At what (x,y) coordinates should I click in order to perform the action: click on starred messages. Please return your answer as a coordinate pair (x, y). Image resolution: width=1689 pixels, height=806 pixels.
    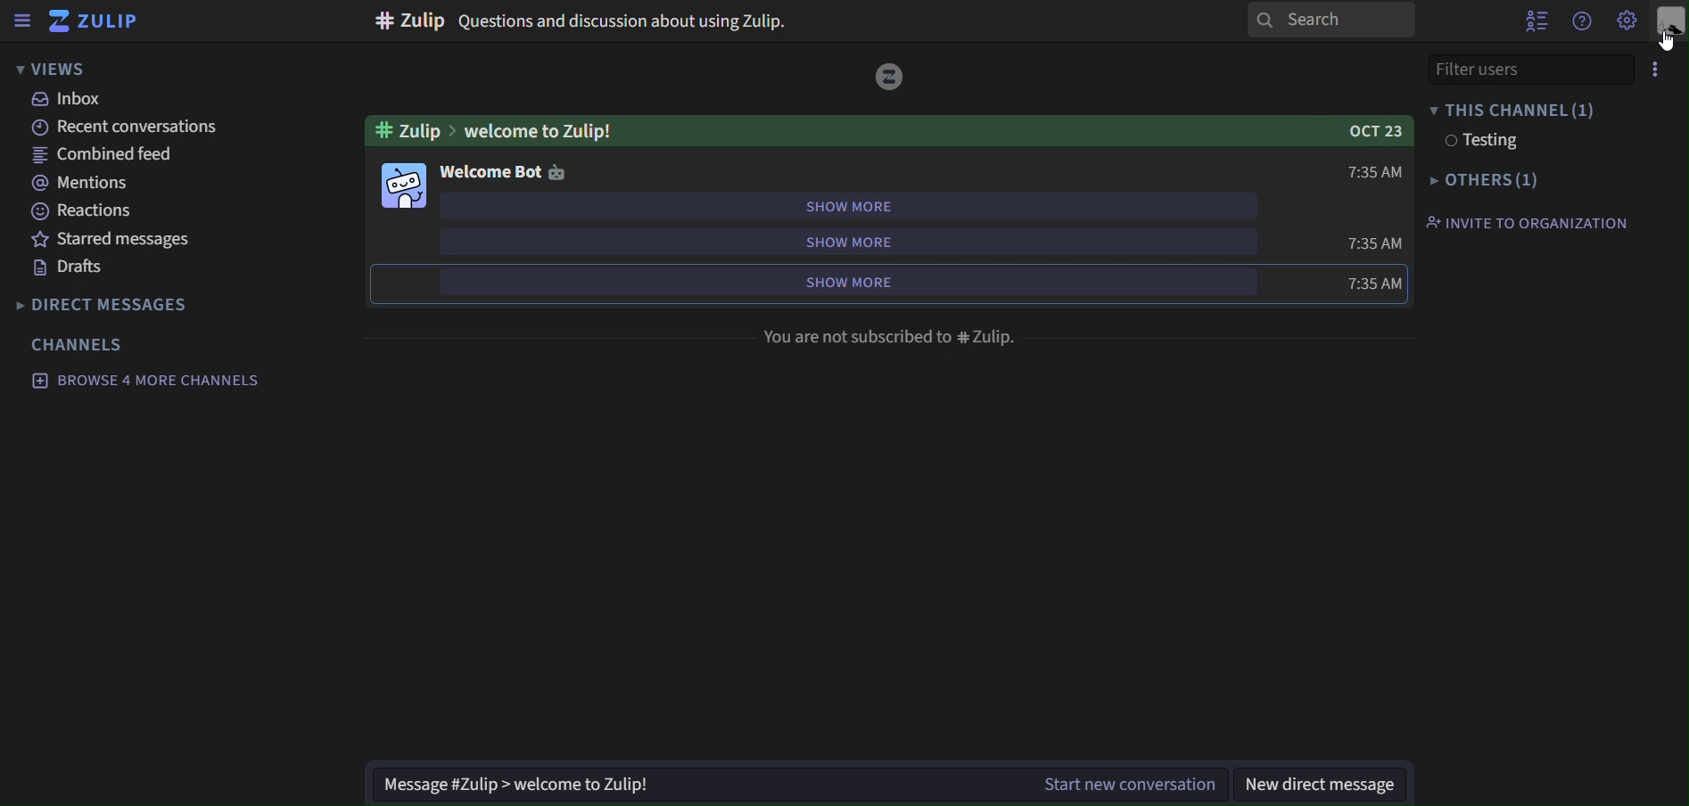
    Looking at the image, I should click on (114, 241).